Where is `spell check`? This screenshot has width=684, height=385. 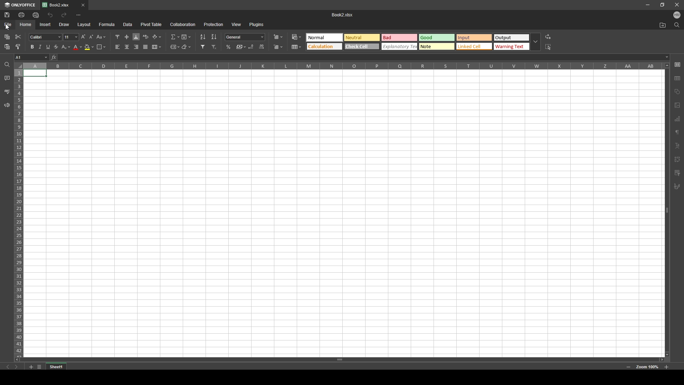
spell check is located at coordinates (7, 91).